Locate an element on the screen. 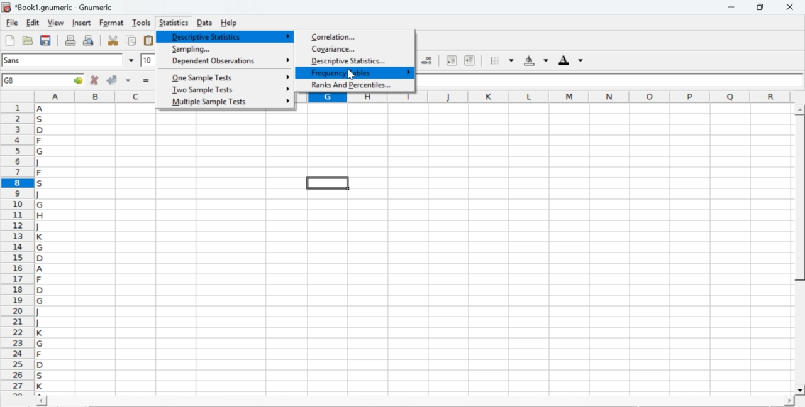 The width and height of the screenshot is (805, 407). correlation... is located at coordinates (336, 37).